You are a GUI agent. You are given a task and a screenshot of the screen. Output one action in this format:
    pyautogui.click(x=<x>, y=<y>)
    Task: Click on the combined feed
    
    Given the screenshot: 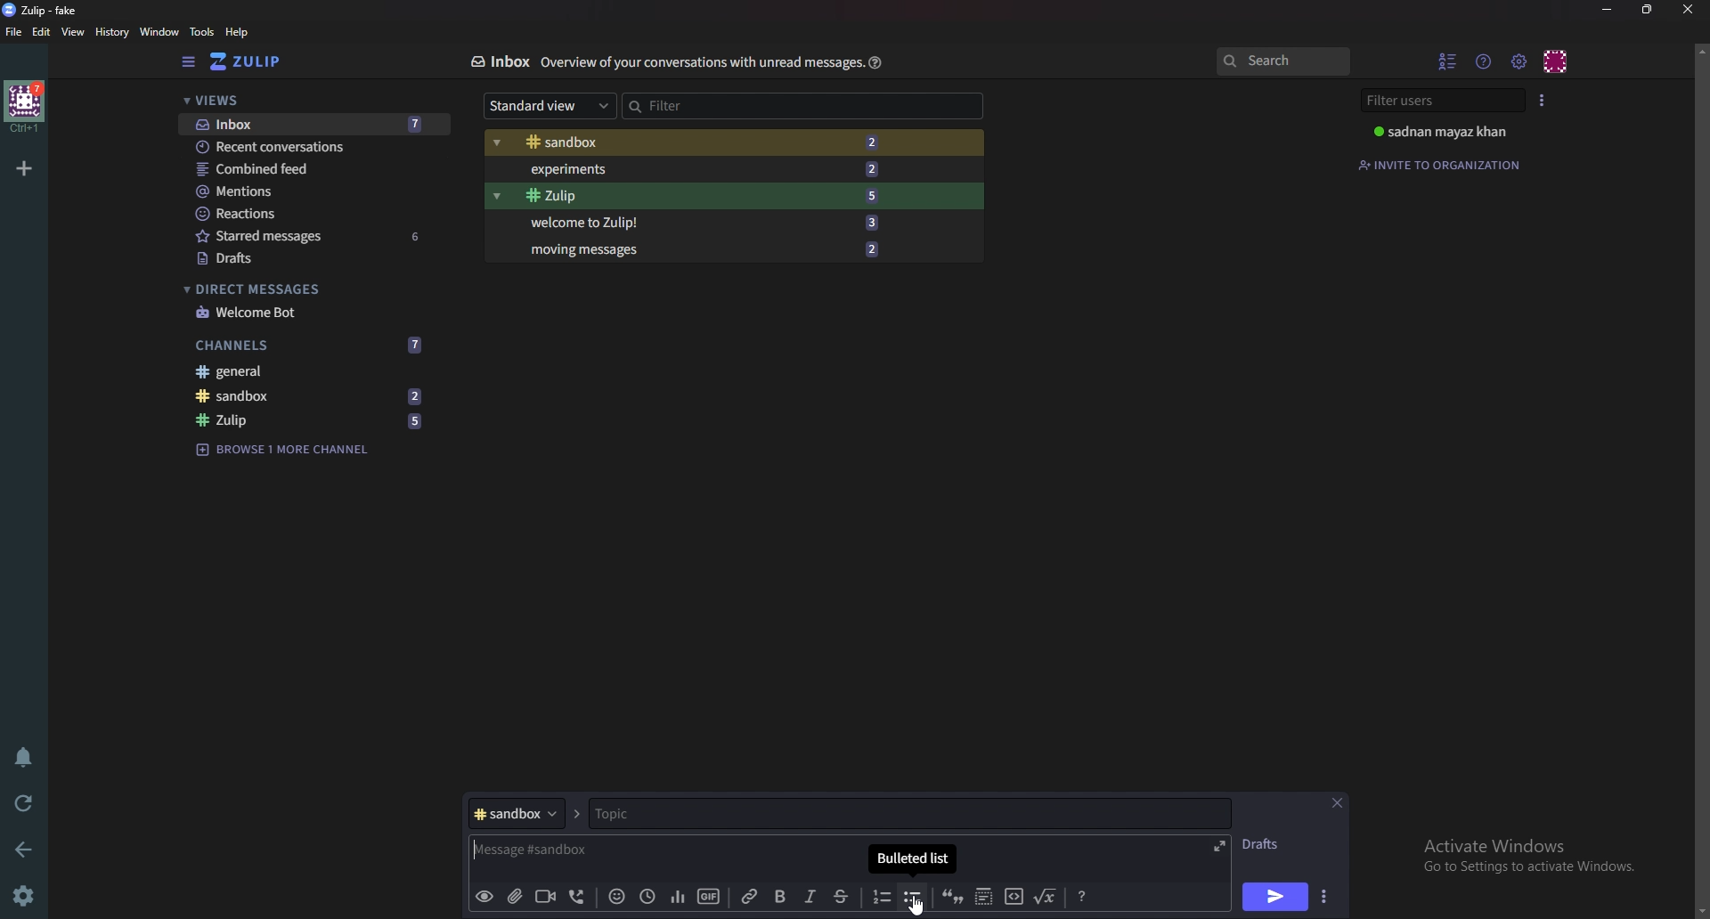 What is the action you would take?
    pyautogui.click(x=313, y=169)
    